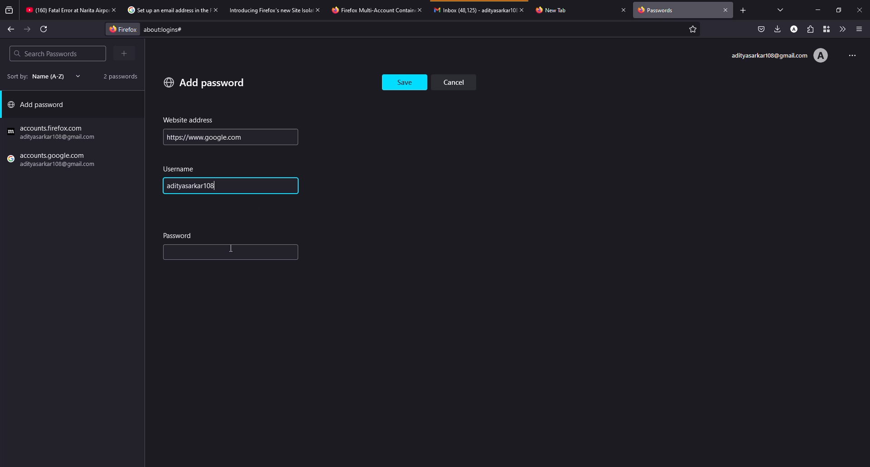  Describe the element at coordinates (11, 29) in the screenshot. I see `back` at that location.